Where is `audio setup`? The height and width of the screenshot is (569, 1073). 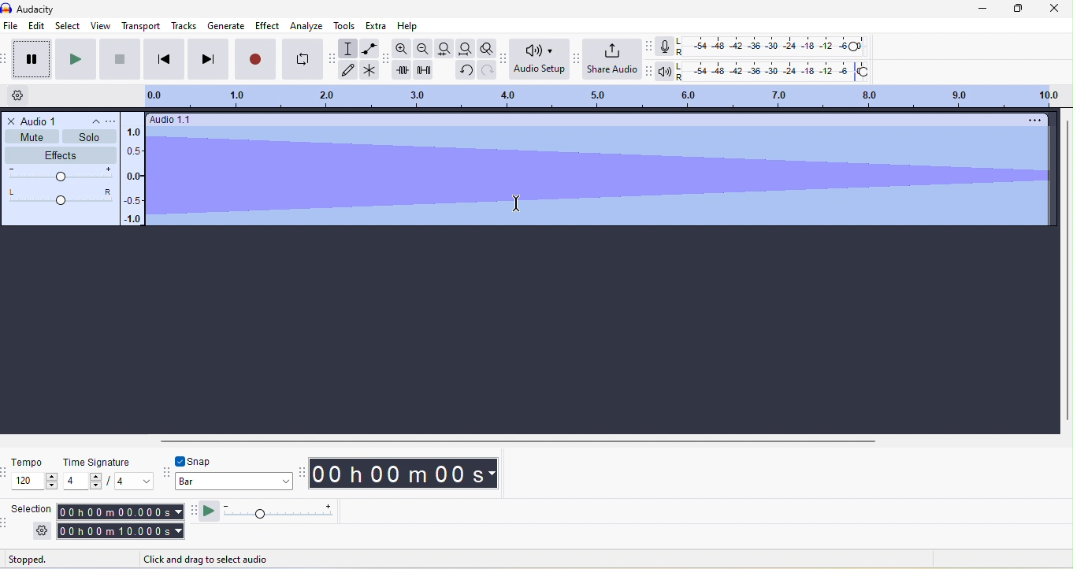 audio setup is located at coordinates (541, 60).